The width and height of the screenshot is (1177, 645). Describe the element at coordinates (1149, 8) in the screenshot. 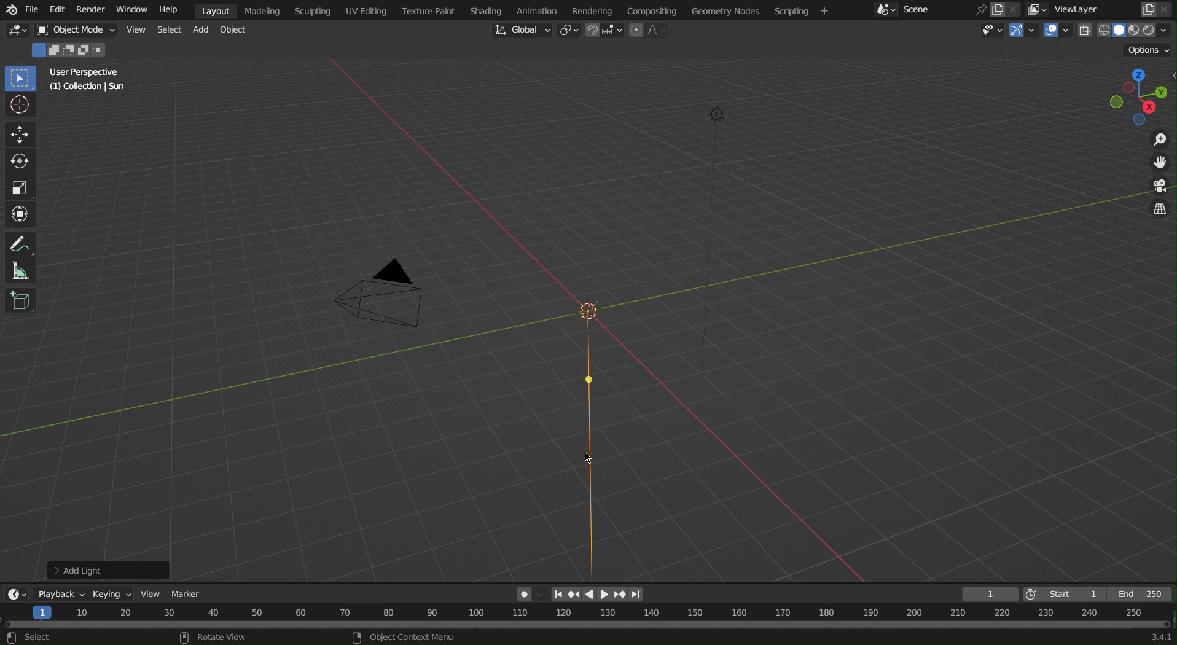

I see `Copy` at that location.